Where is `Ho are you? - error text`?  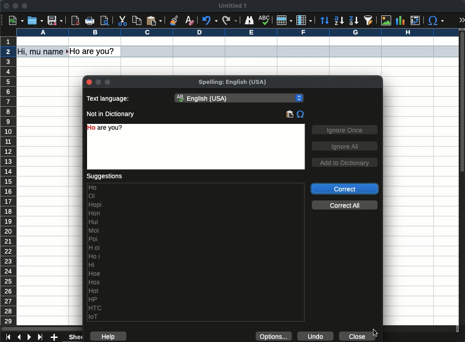
Ho are you? - error text is located at coordinates (111, 128).